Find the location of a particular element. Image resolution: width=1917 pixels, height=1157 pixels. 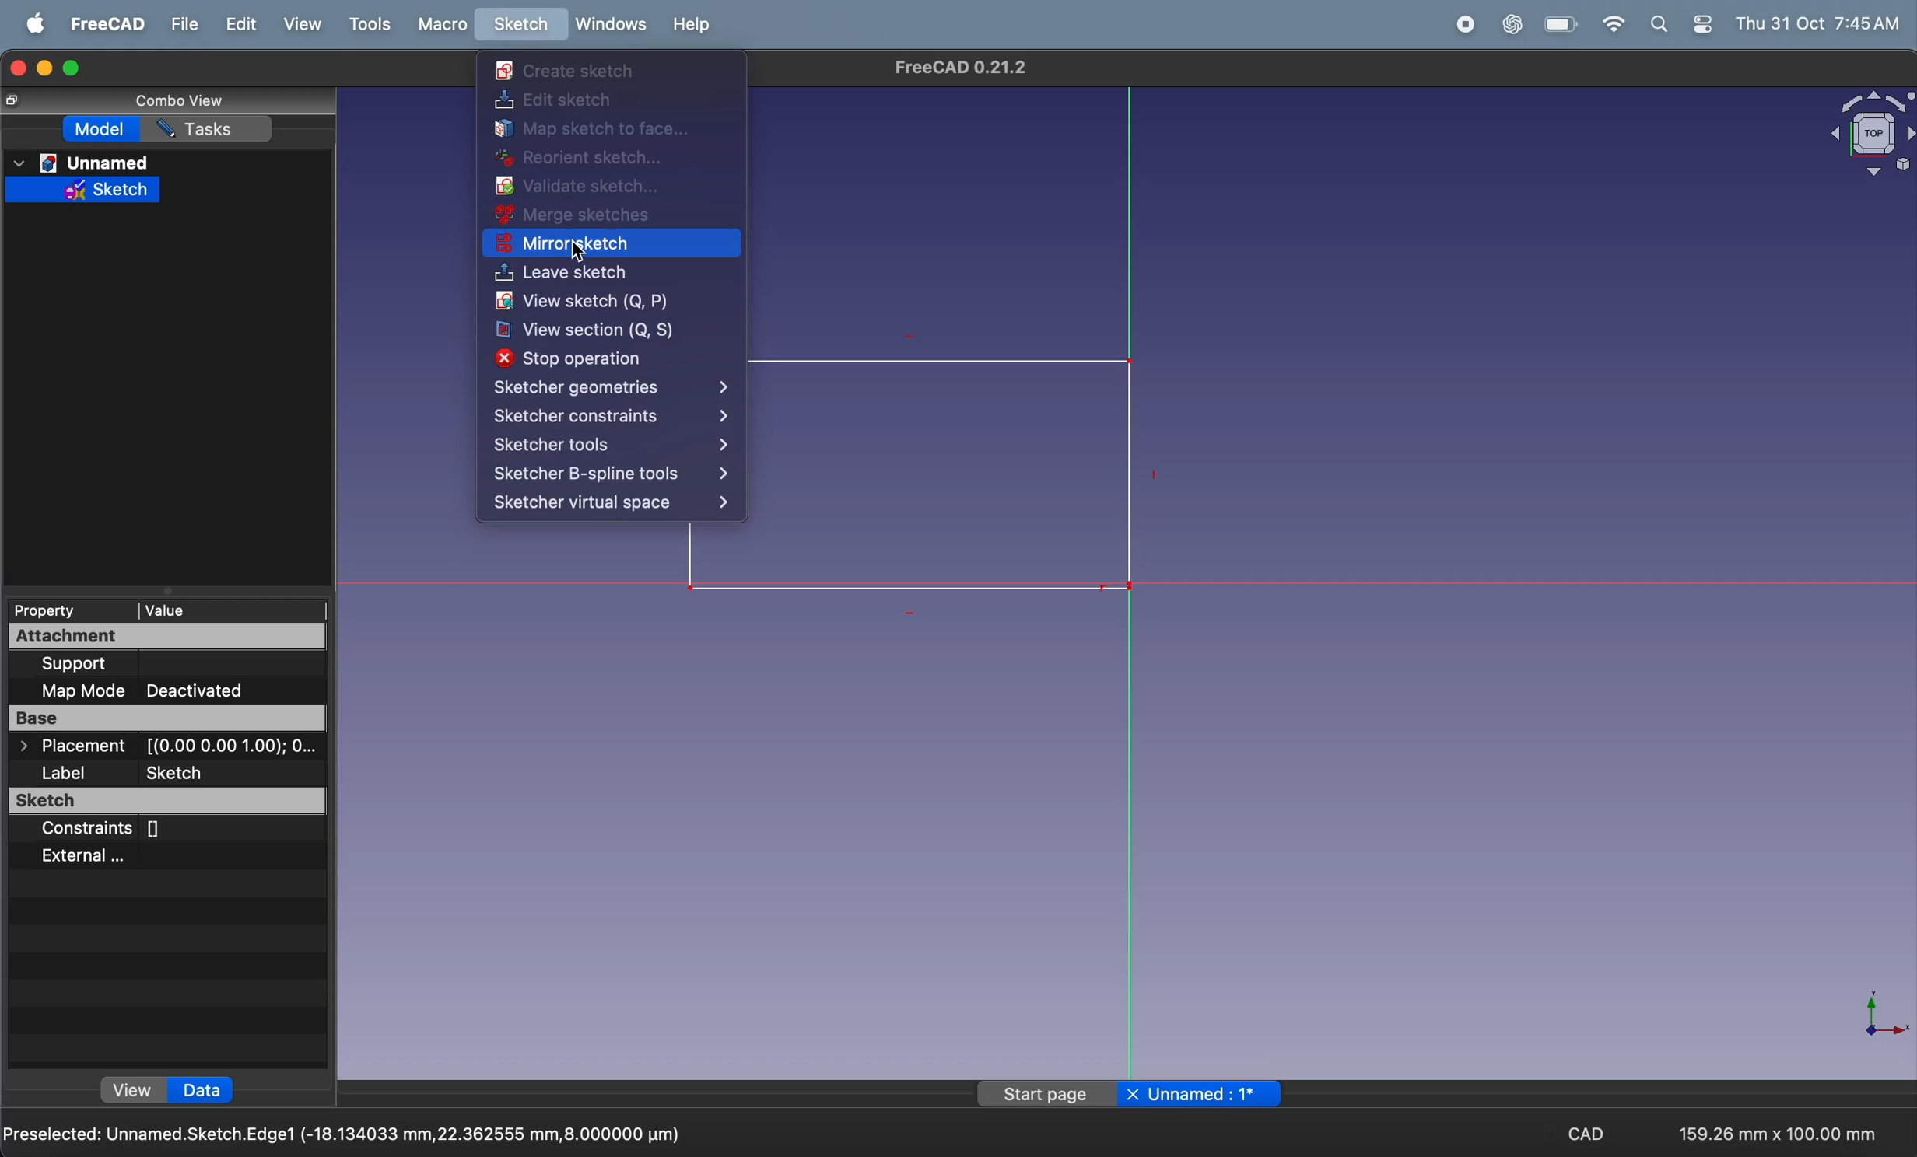

placement is located at coordinates (159, 748).